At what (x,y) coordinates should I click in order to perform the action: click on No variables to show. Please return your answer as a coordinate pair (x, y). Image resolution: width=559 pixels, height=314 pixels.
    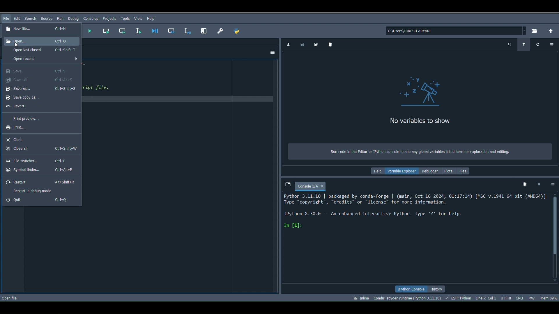
    Looking at the image, I should click on (416, 102).